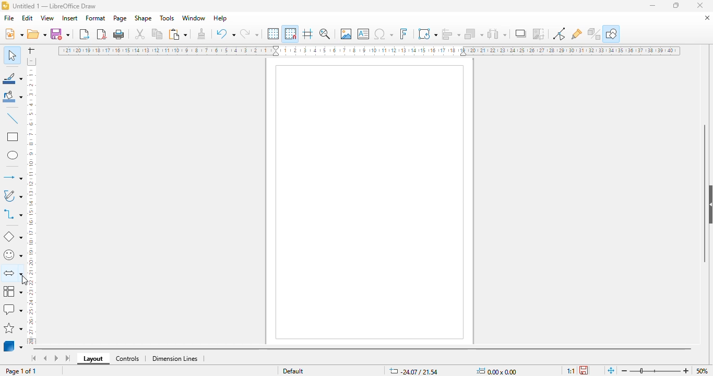 The width and height of the screenshot is (713, 376). Describe the element at coordinates (702, 371) in the screenshot. I see `50%` at that location.